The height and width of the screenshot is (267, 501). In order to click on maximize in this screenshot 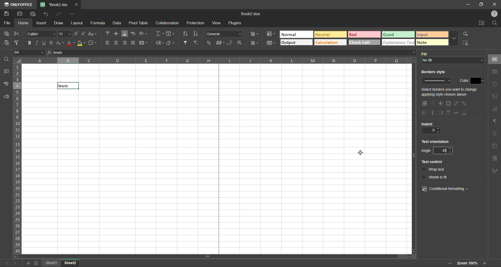, I will do `click(482, 4)`.